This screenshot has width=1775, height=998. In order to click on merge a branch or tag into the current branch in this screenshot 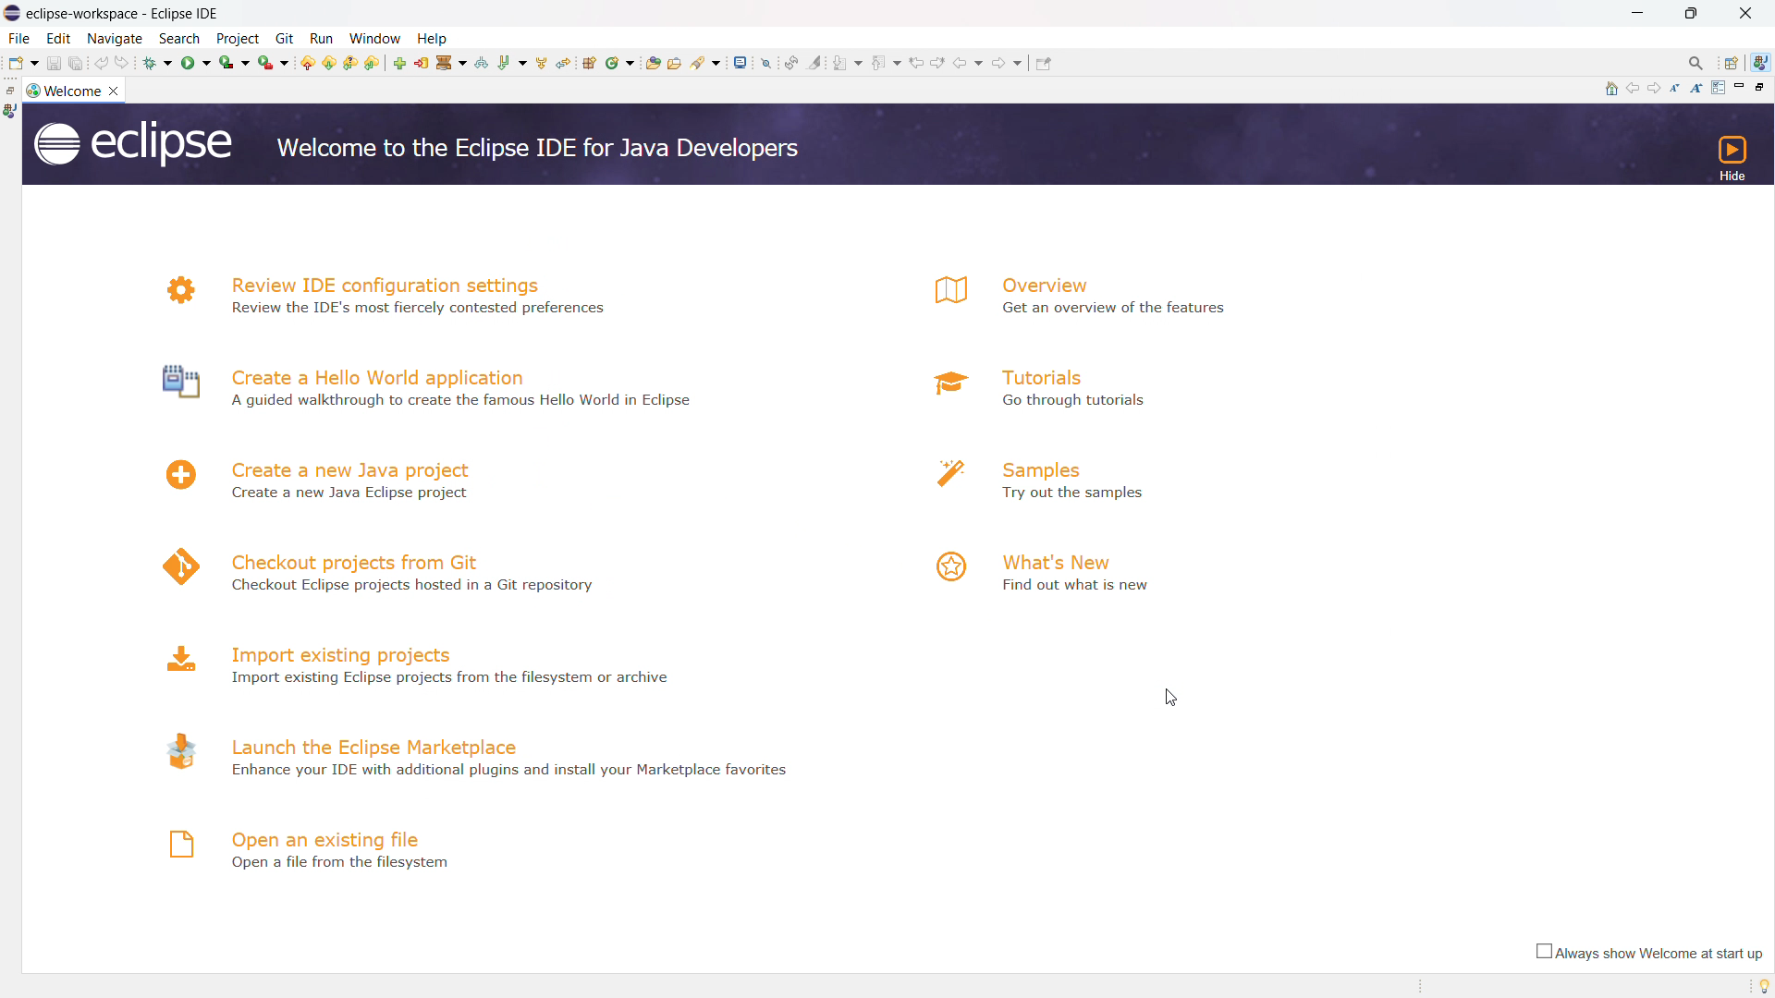, I will do `click(541, 61)`.